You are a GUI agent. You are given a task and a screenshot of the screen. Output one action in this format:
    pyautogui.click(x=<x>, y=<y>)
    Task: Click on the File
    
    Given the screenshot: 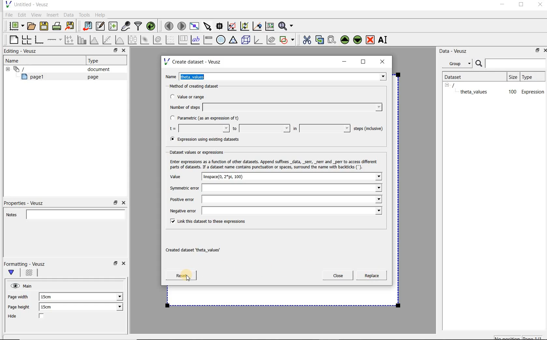 What is the action you would take?
    pyautogui.click(x=8, y=15)
    